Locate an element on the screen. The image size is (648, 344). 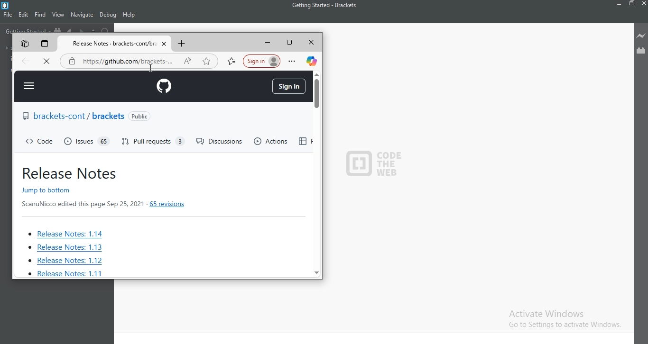
action is located at coordinates (271, 141).